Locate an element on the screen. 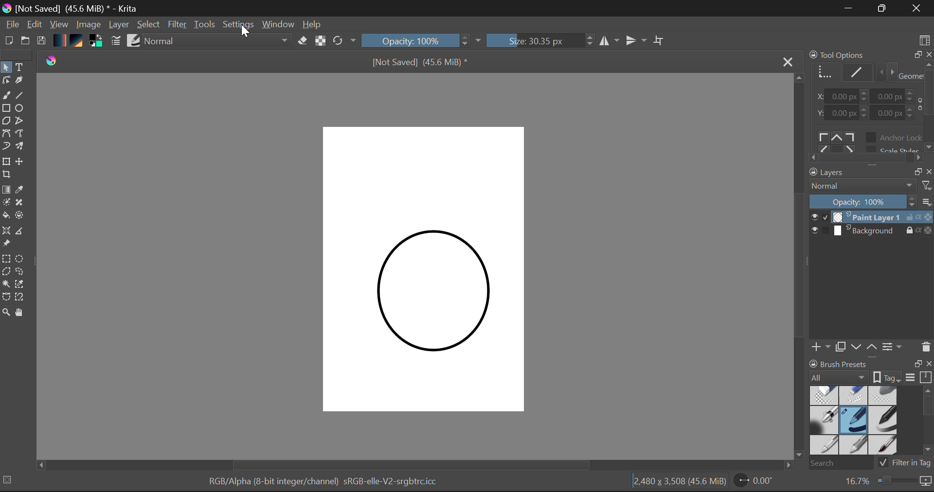  Tools is located at coordinates (205, 25).